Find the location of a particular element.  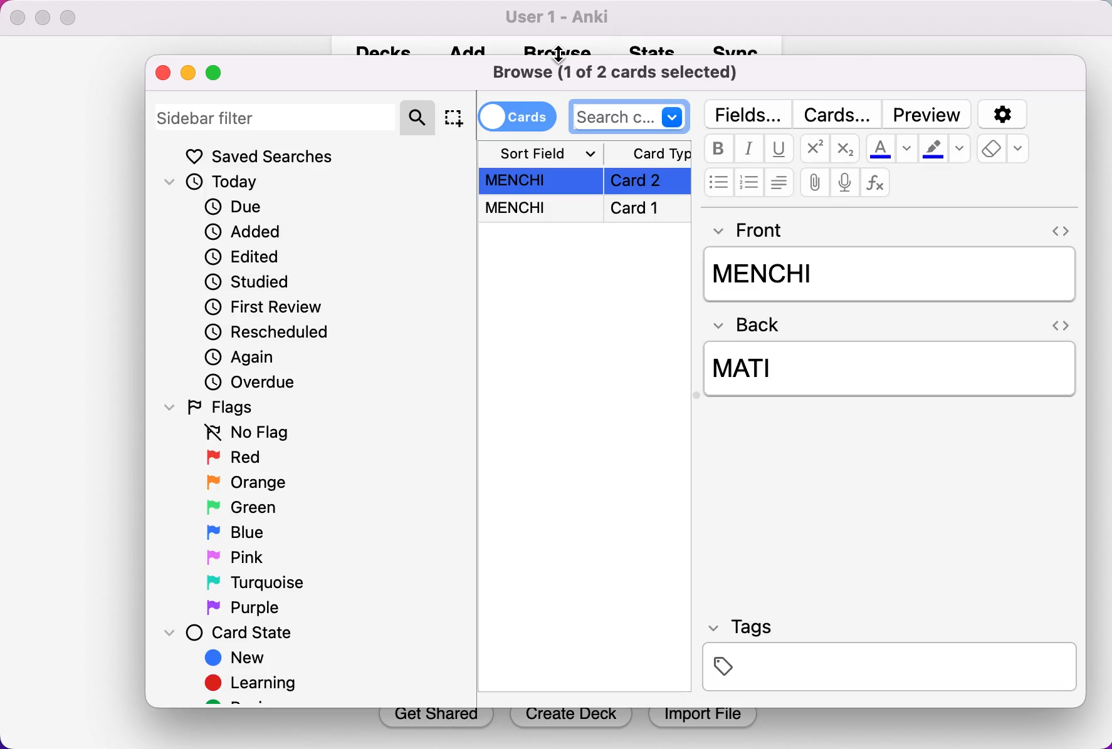

card state is located at coordinates (232, 633).